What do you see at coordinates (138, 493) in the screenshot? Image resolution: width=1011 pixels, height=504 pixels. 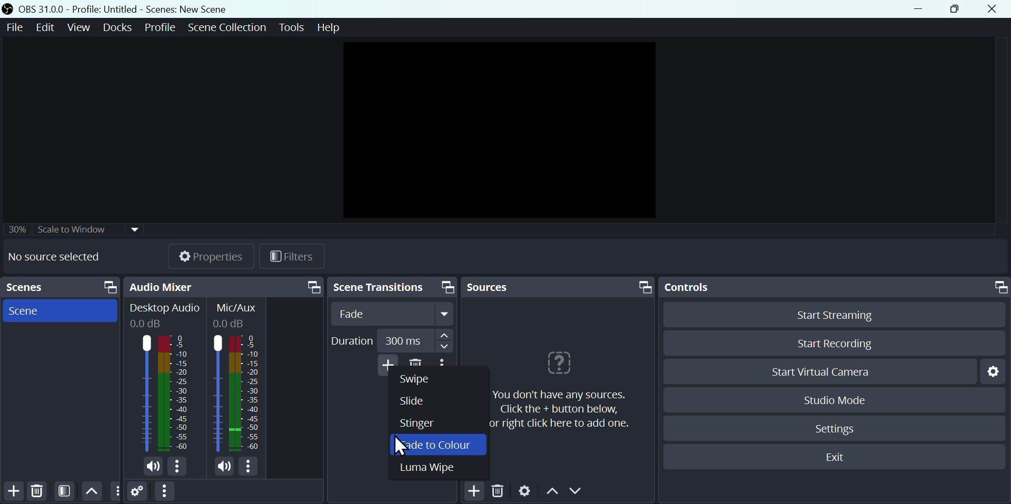 I see `Settings` at bounding box center [138, 493].